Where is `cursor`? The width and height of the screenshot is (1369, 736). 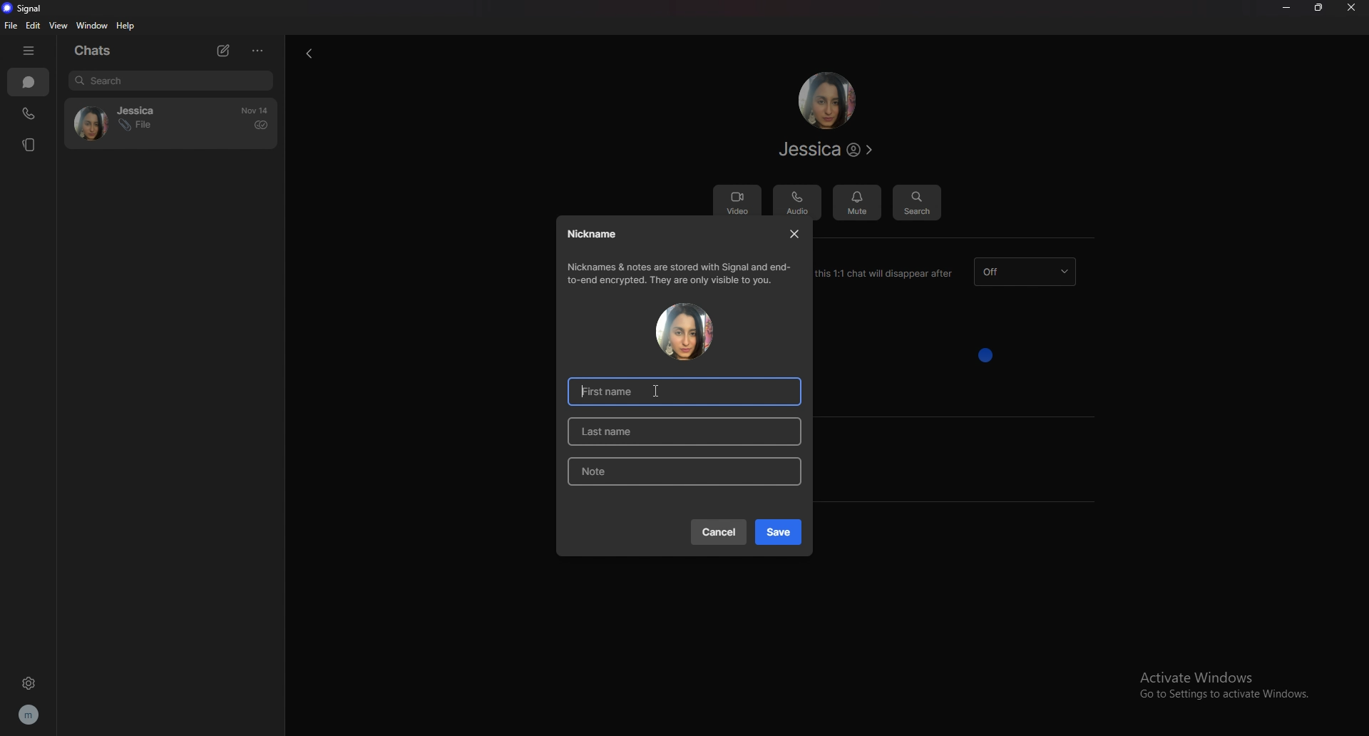
cursor is located at coordinates (653, 392).